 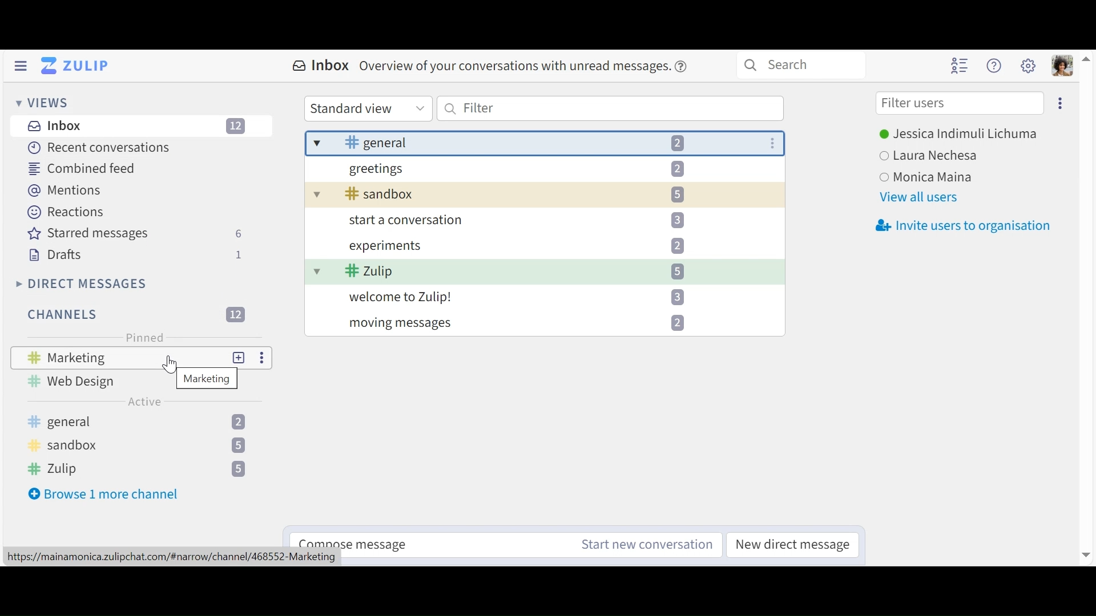 What do you see at coordinates (531, 319) in the screenshot?
I see `moving messages` at bounding box center [531, 319].